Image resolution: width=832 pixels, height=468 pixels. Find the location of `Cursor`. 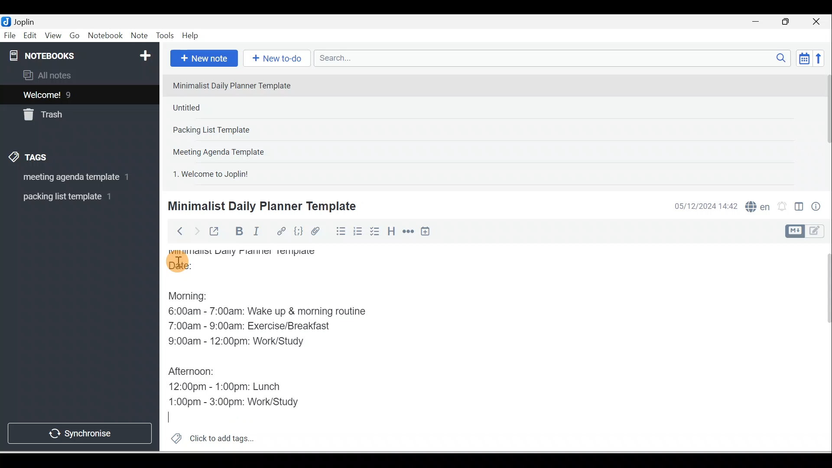

Cursor is located at coordinates (170, 418).